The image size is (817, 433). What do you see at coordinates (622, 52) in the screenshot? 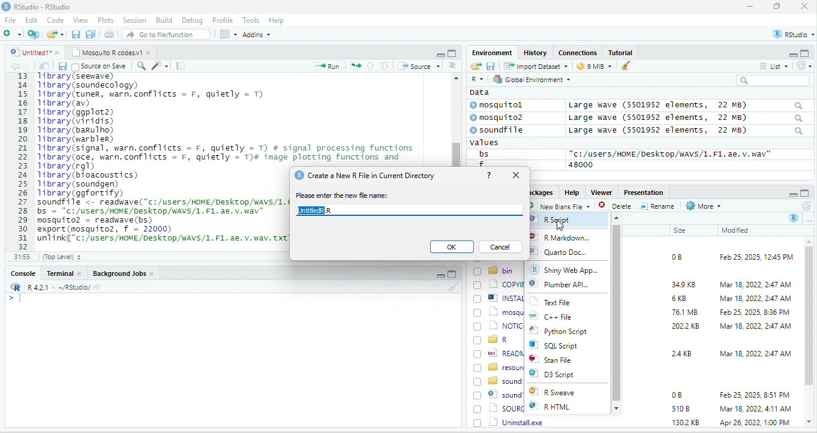
I see `Tutorial` at bounding box center [622, 52].